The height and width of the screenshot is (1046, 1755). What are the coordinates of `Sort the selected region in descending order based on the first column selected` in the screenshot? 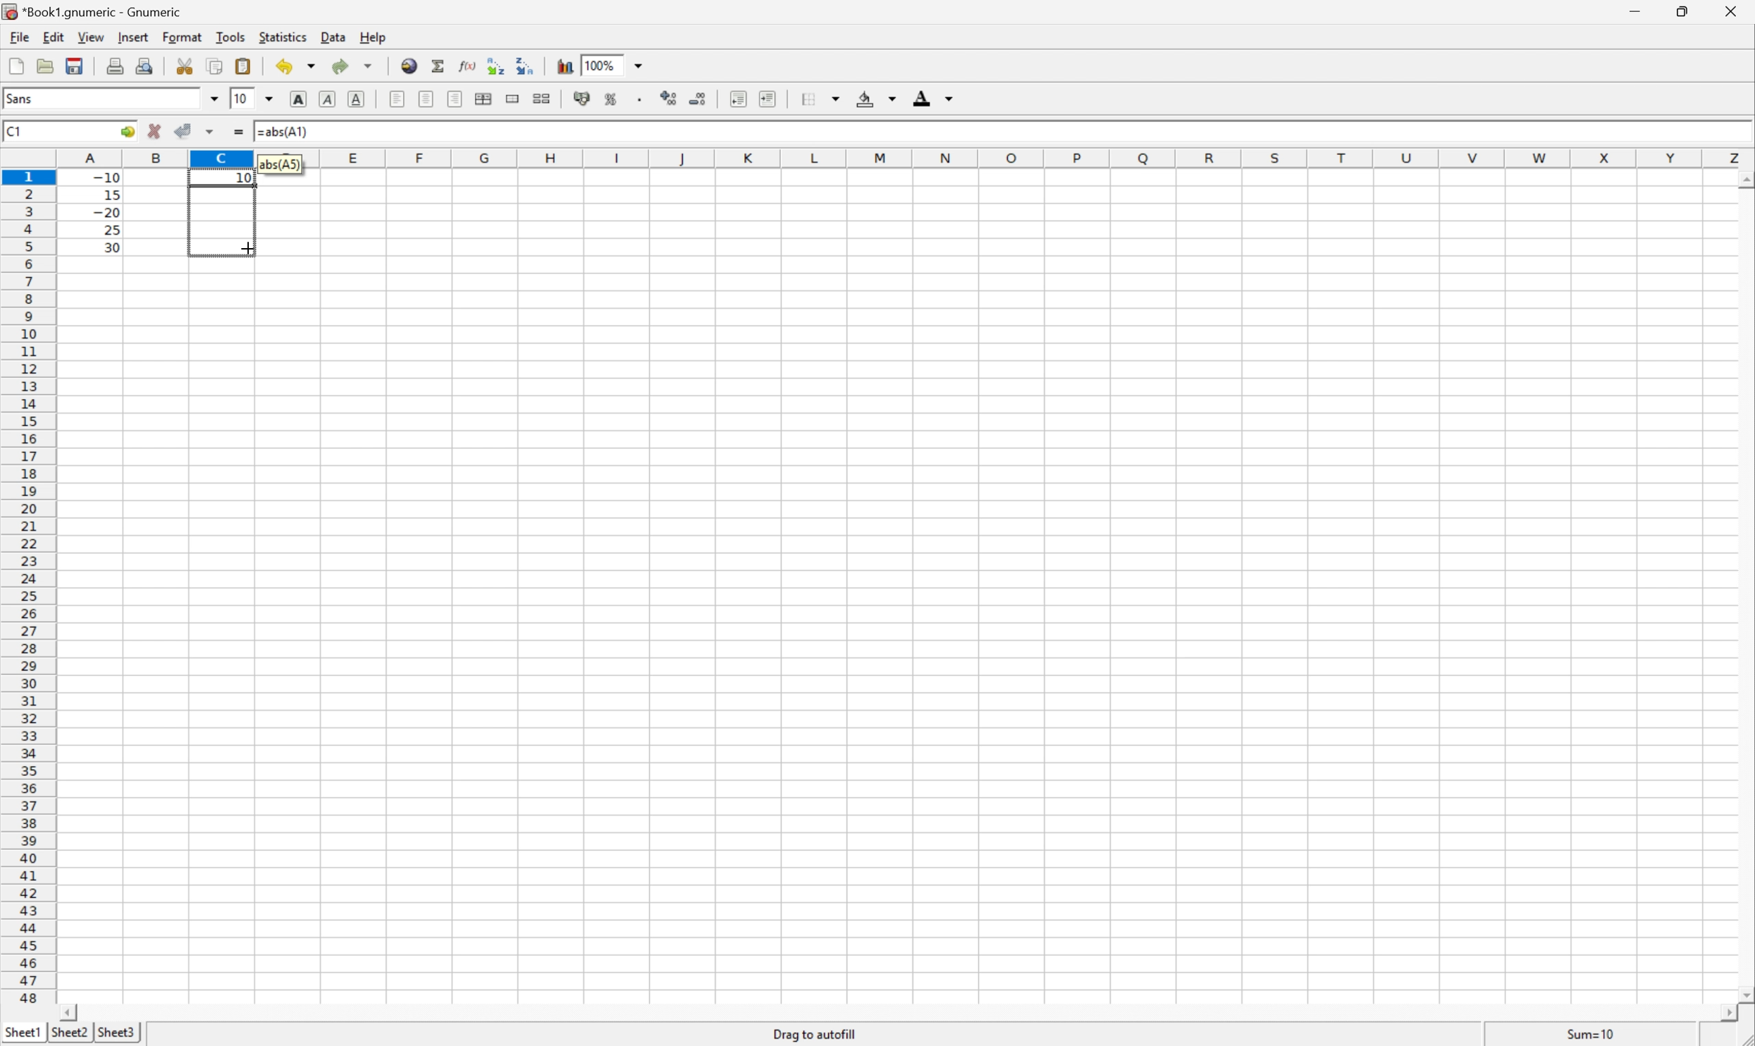 It's located at (524, 64).